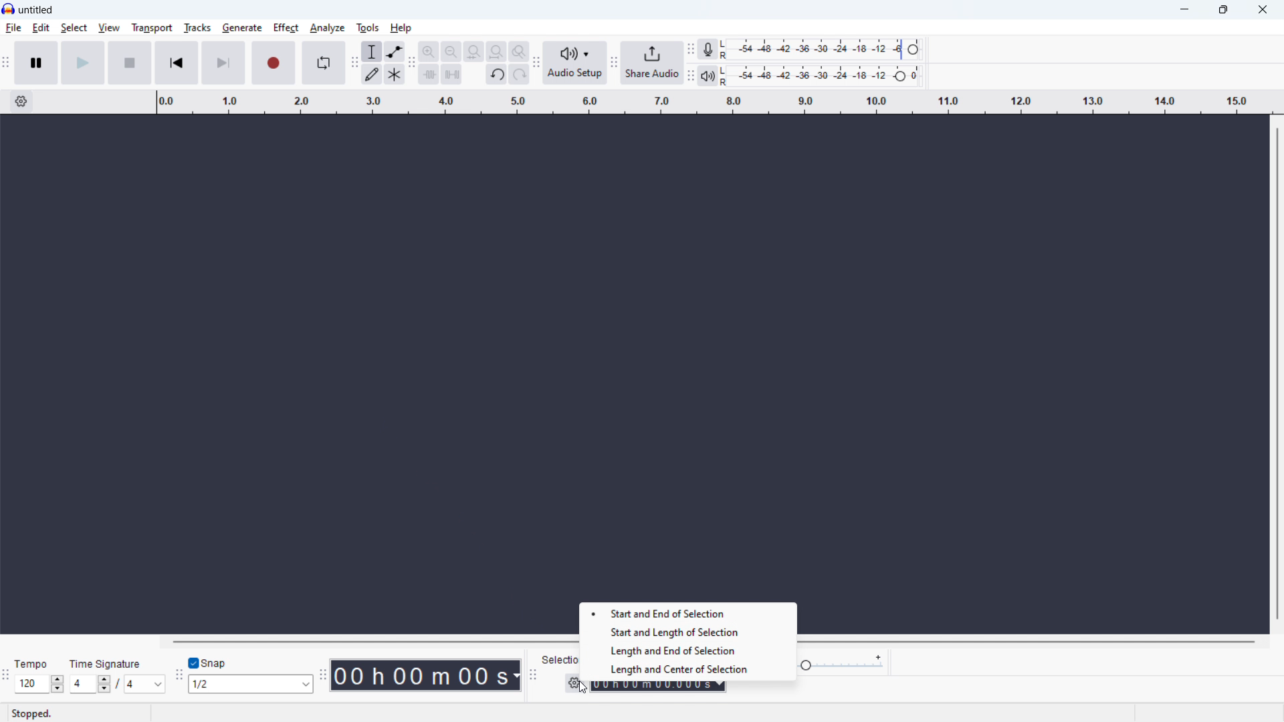 The width and height of the screenshot is (1284, 722). I want to click on end time, so click(658, 687).